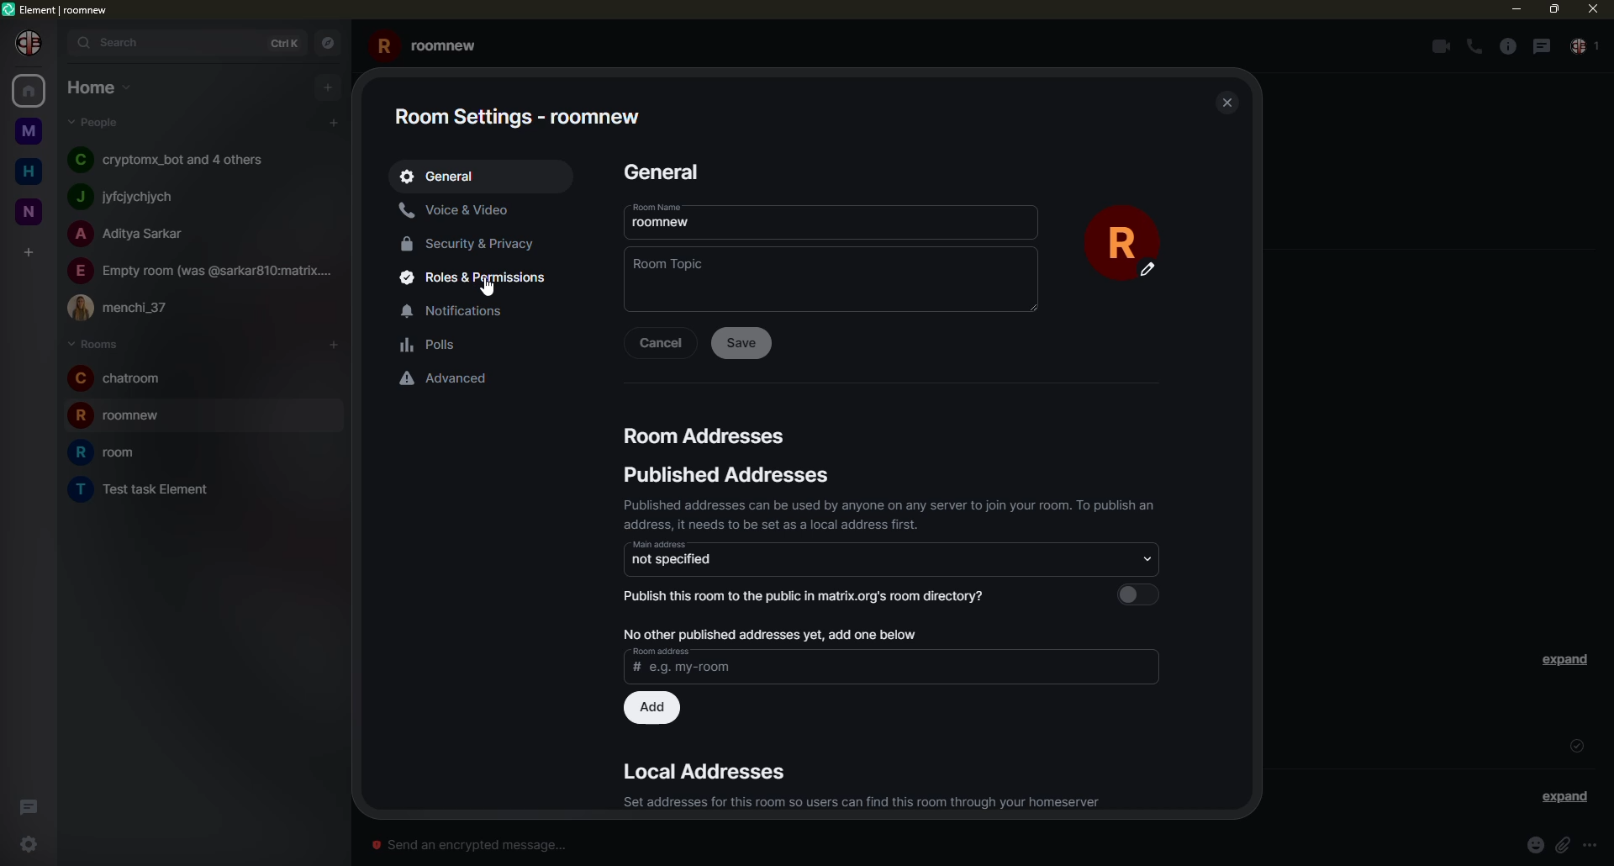  I want to click on topic, so click(677, 264).